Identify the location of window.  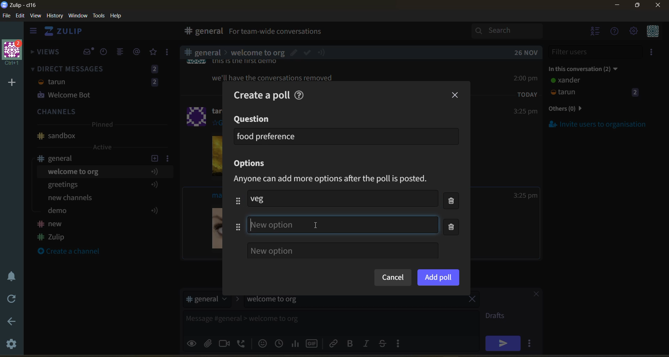
(77, 16).